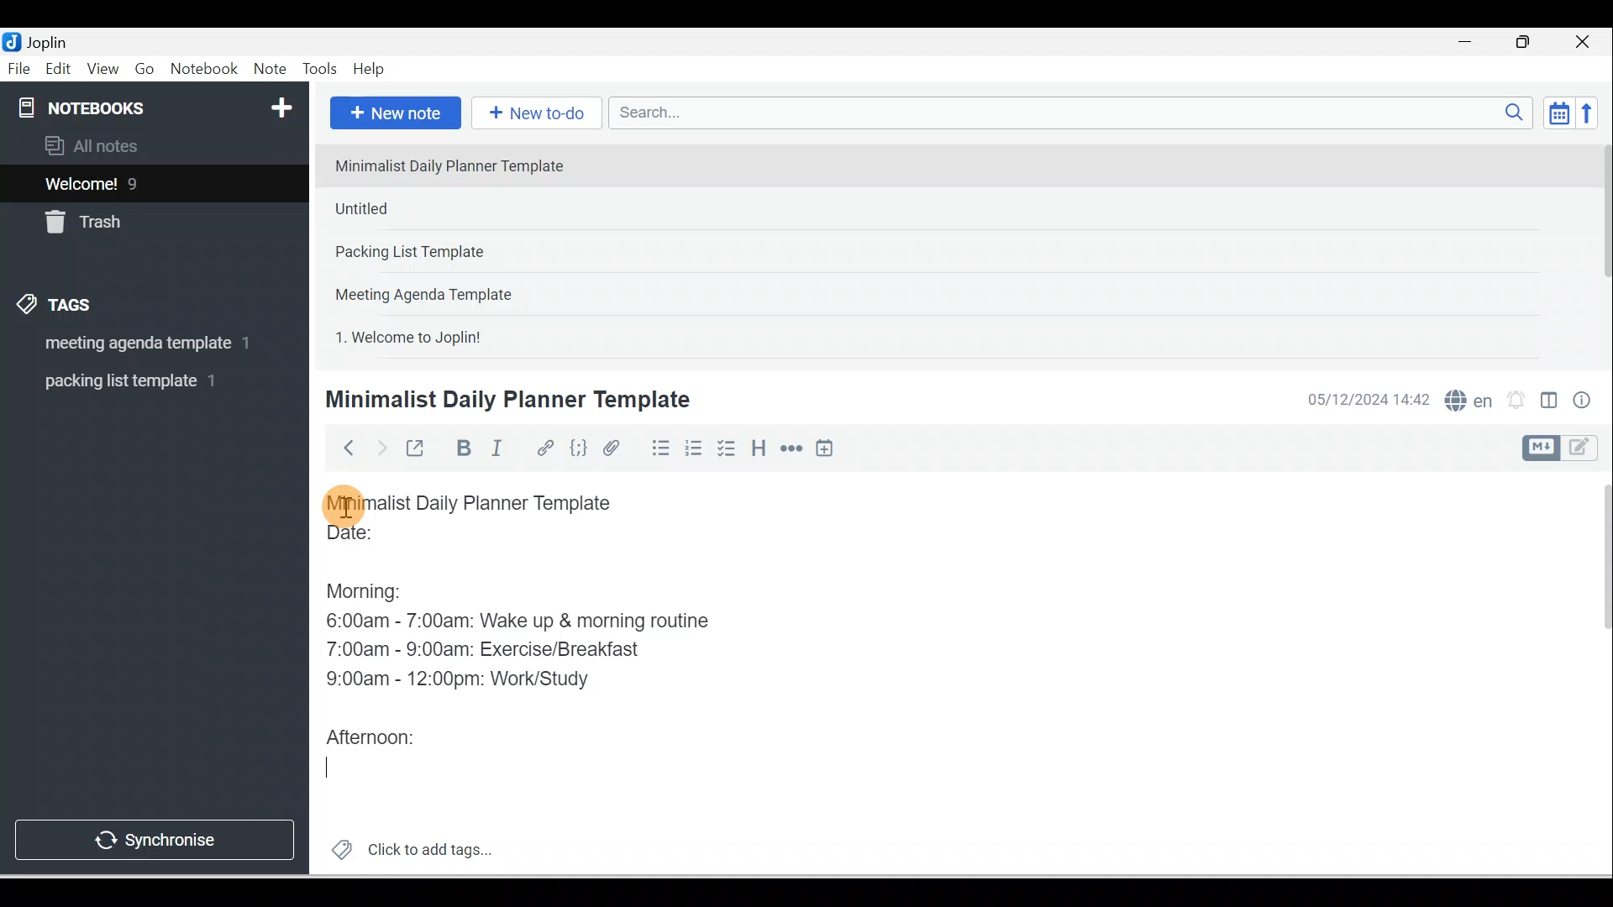  I want to click on Checkbox, so click(725, 448).